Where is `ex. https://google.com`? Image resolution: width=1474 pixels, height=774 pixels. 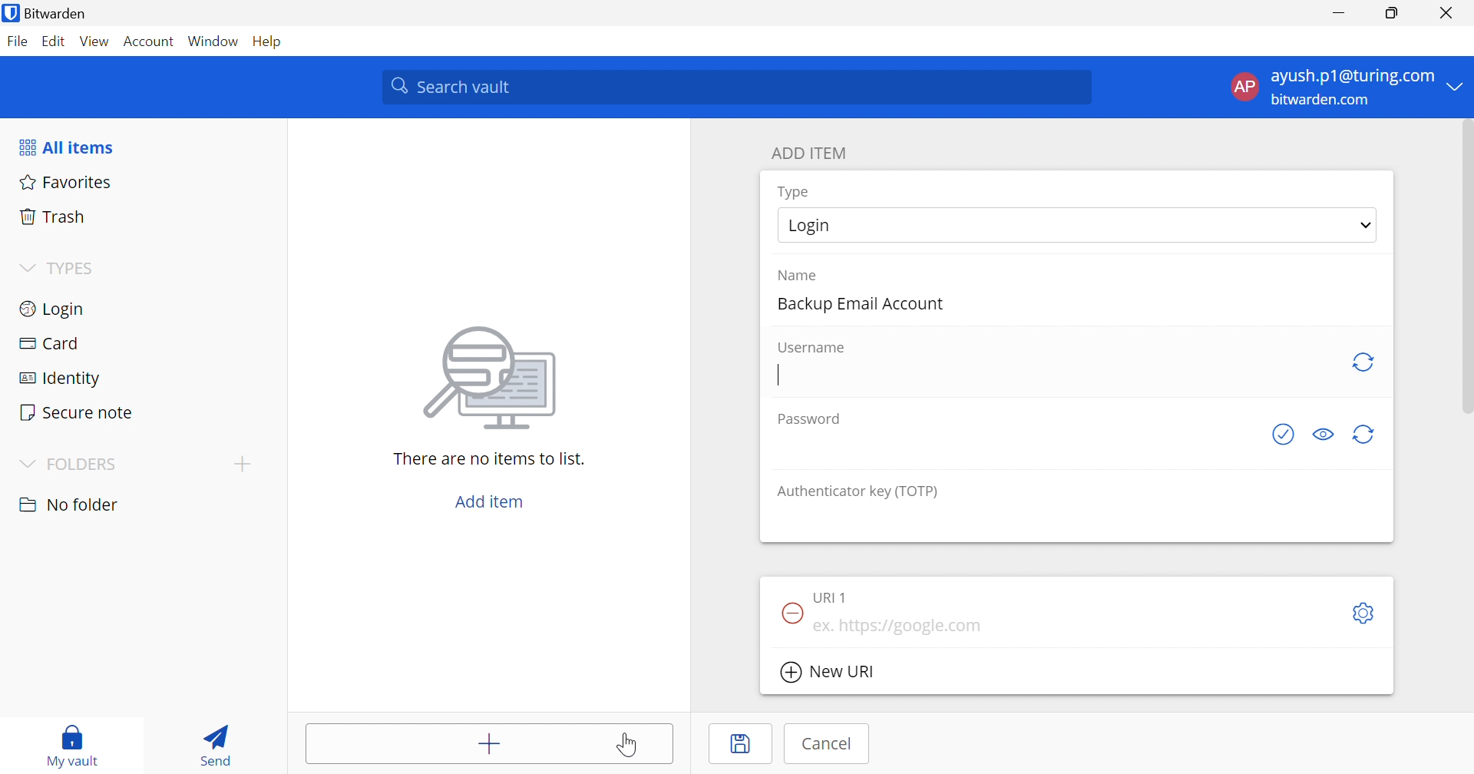 ex. https://google.com is located at coordinates (897, 626).